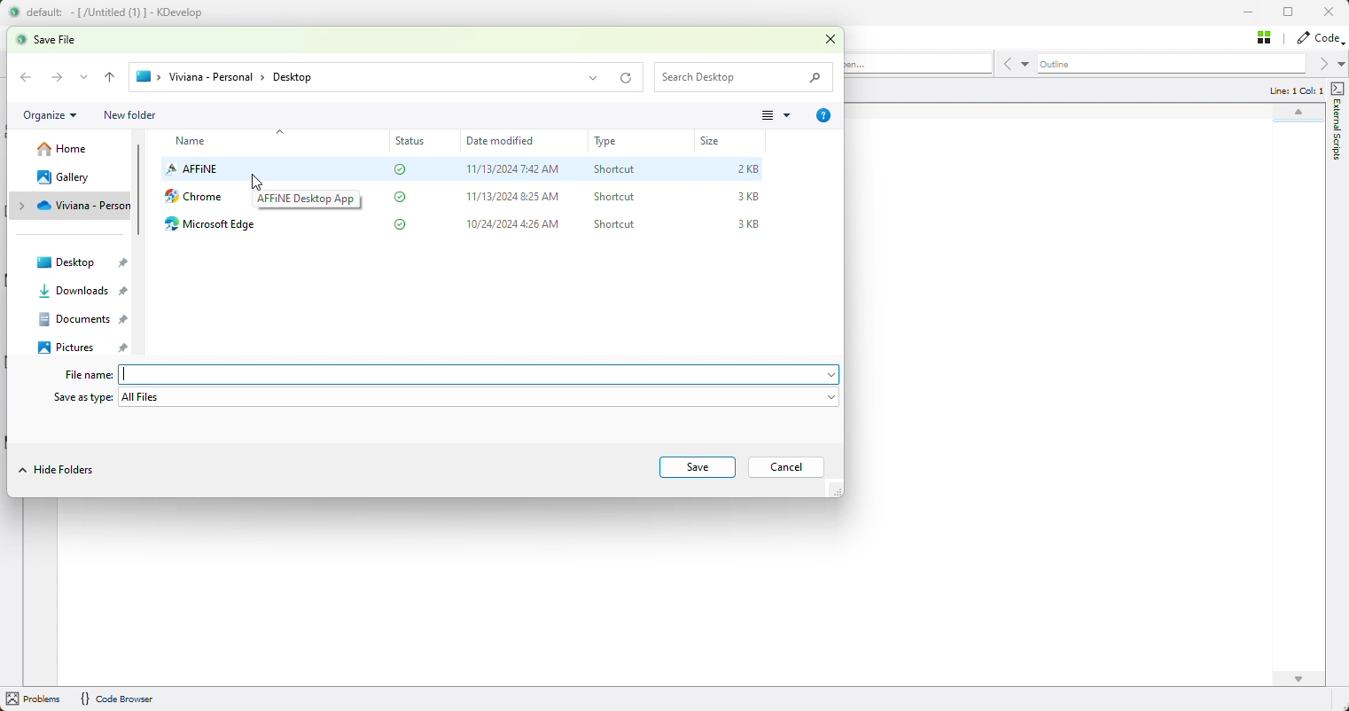  Describe the element at coordinates (57, 471) in the screenshot. I see `hide folders` at that location.